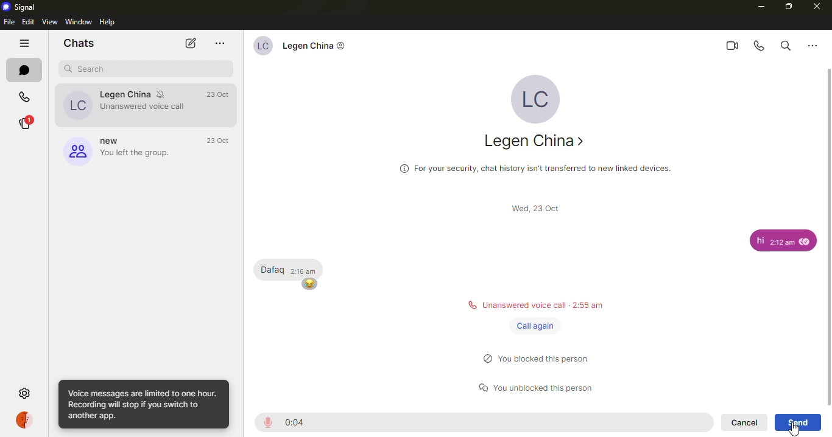 This screenshot has width=832, height=437. Describe the element at coordinates (144, 404) in the screenshot. I see `info` at that location.